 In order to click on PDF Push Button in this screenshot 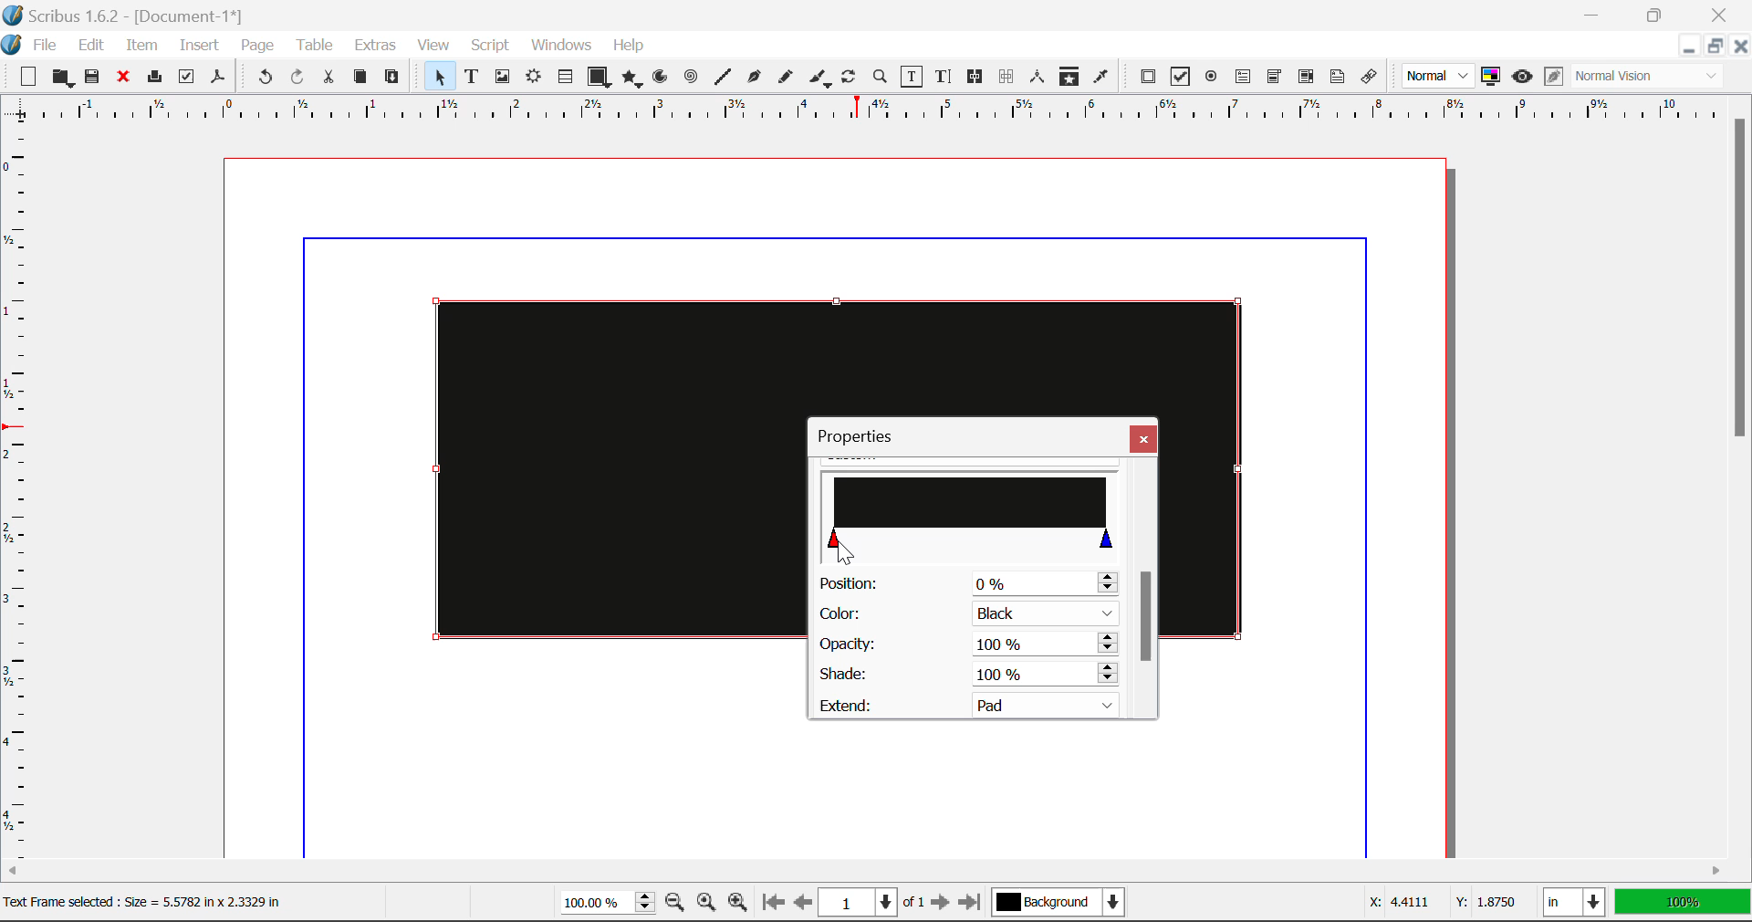, I will do `click(1148, 76)`.